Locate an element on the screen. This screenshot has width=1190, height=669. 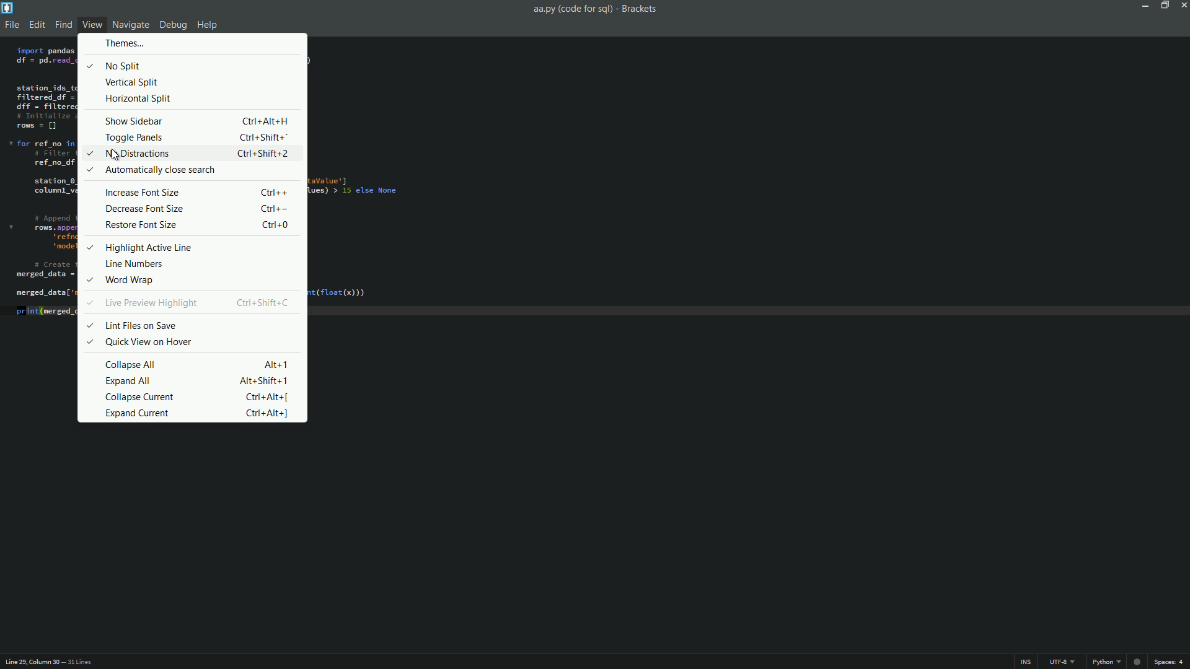
Show sidebar is located at coordinates (200, 120).